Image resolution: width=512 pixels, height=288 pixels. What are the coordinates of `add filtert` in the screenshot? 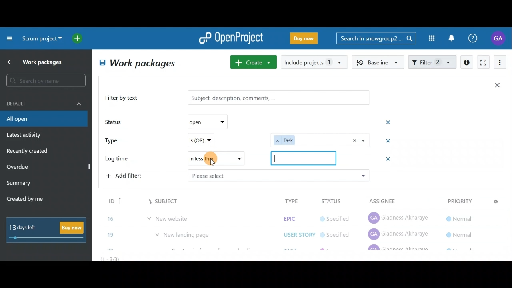 It's located at (132, 175).